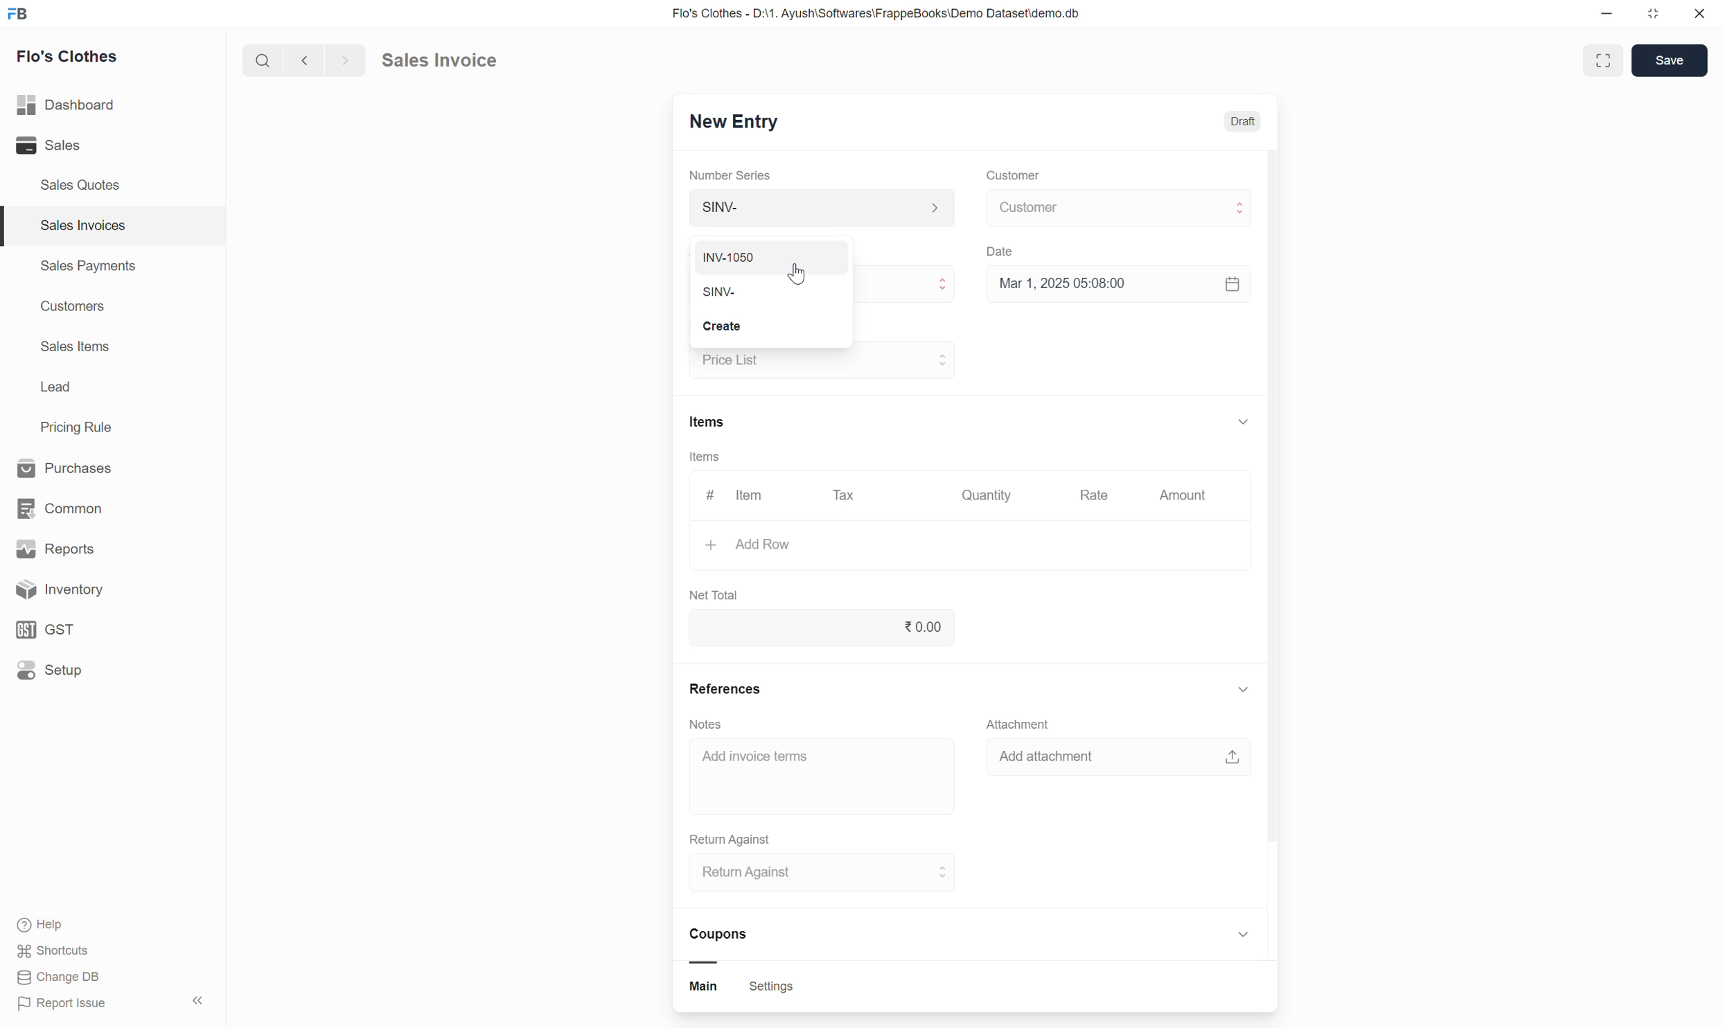 The image size is (1723, 1028). What do you see at coordinates (61, 980) in the screenshot?
I see `Change DB` at bounding box center [61, 980].